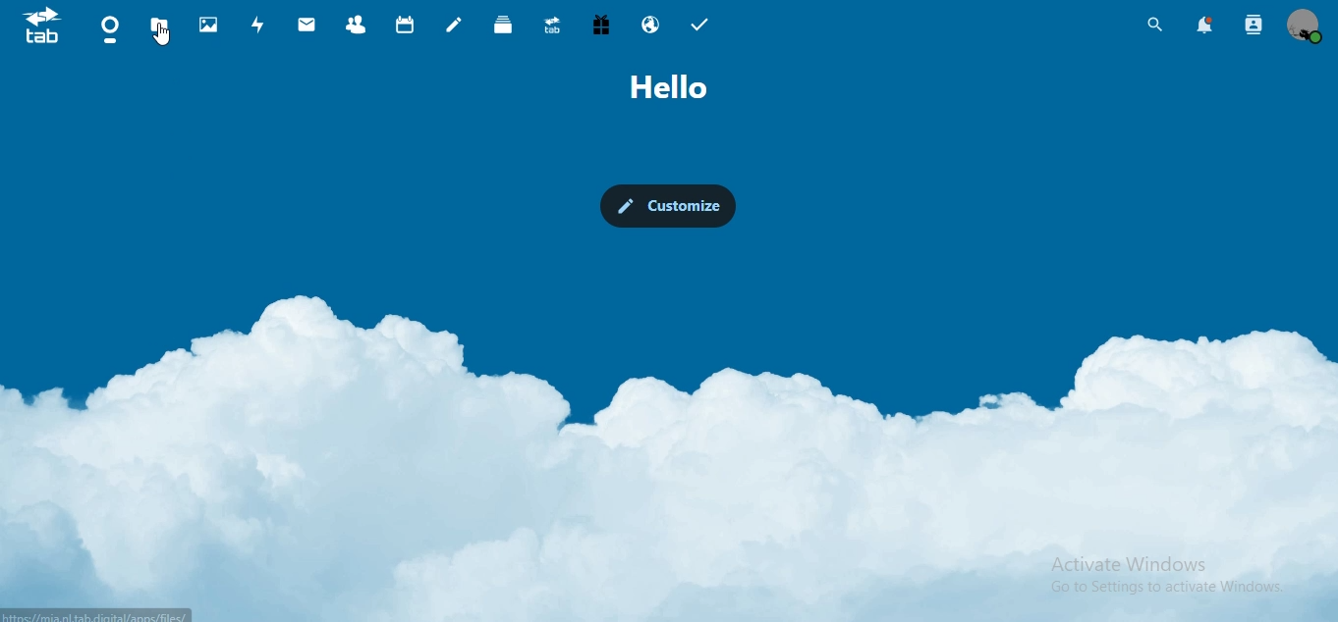 This screenshot has width=1338, height=622. Describe the element at coordinates (700, 24) in the screenshot. I see `tasks` at that location.